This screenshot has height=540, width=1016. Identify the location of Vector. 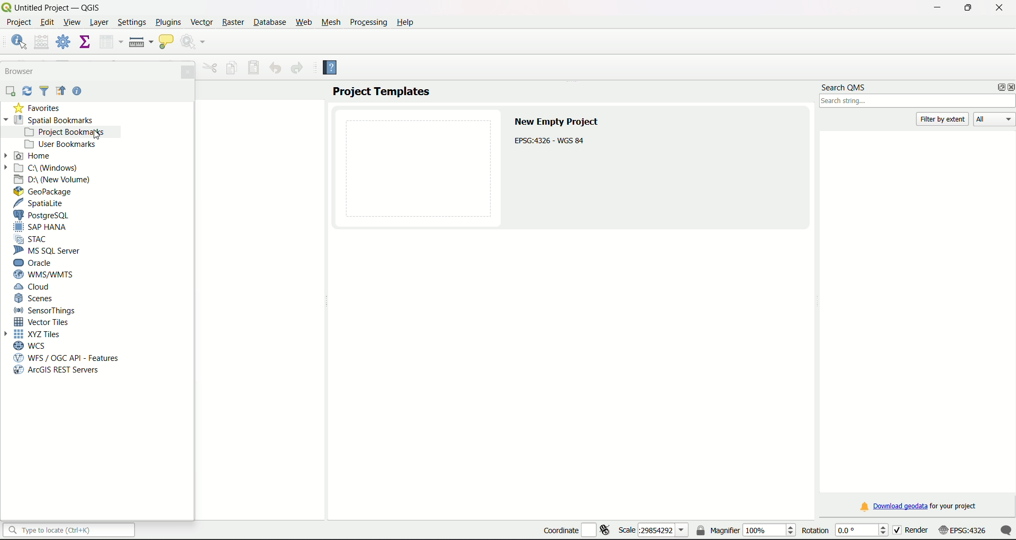
(202, 21).